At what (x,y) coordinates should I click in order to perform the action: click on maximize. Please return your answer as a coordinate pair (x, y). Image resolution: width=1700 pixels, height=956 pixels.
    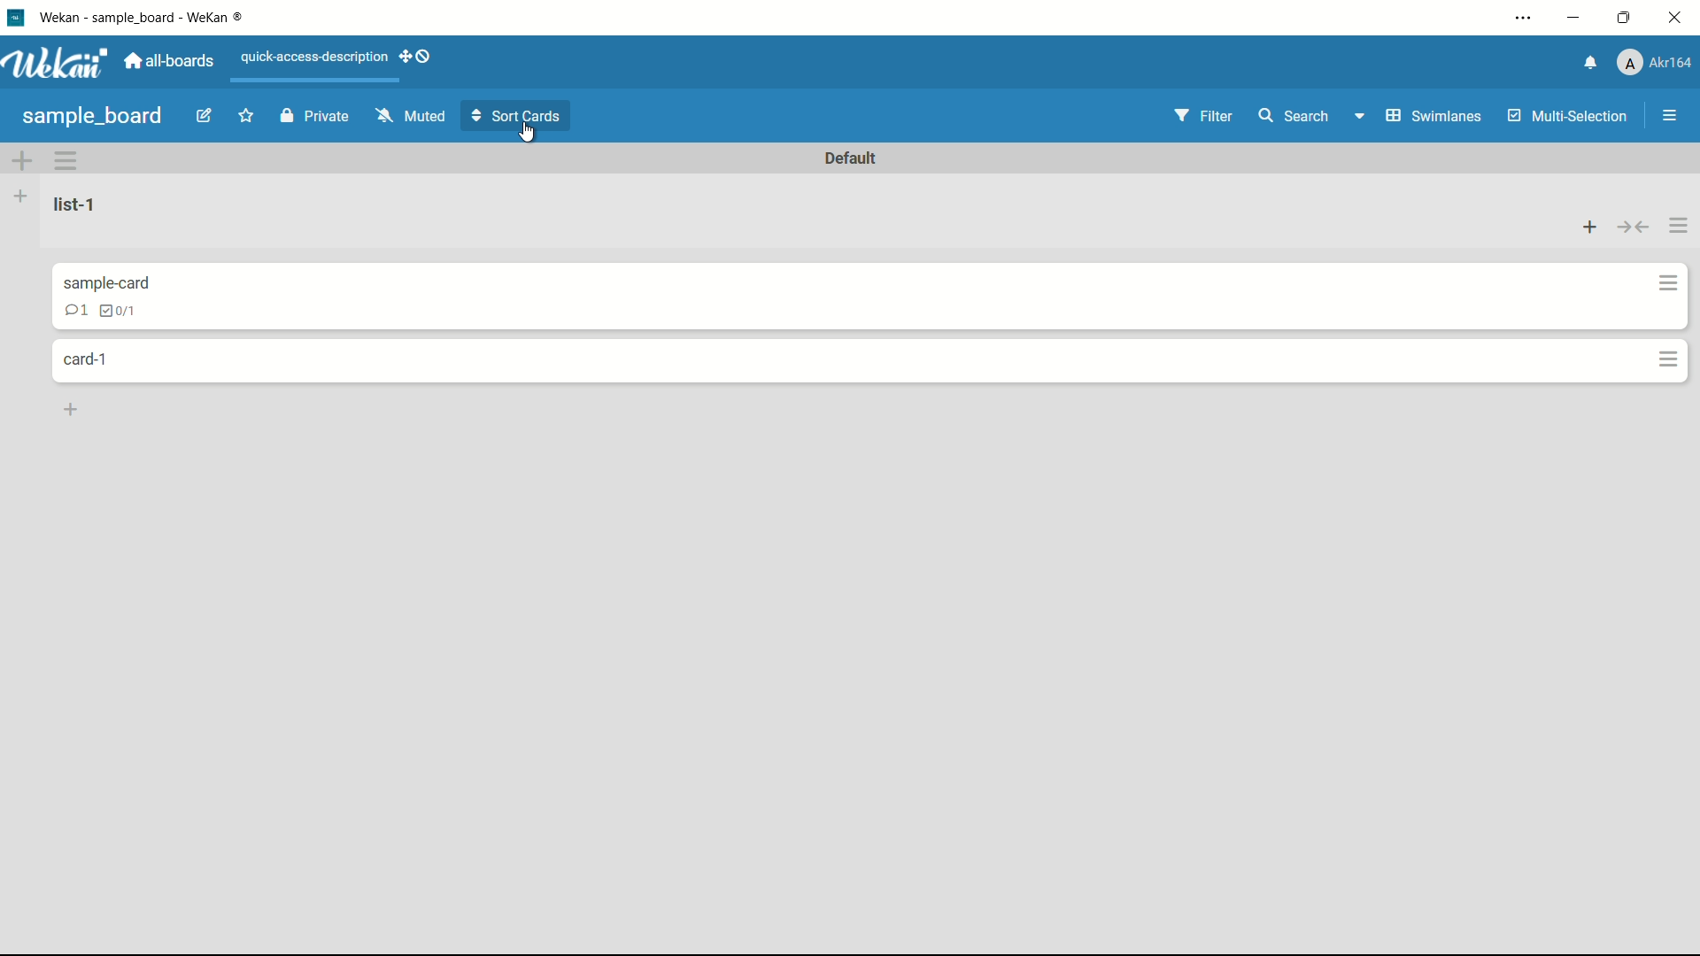
    Looking at the image, I should click on (1627, 18).